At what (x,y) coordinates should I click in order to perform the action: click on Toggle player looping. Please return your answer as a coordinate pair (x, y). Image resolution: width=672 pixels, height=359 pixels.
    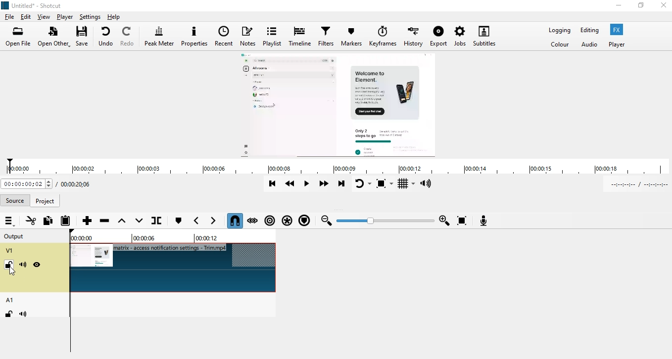
    Looking at the image, I should click on (363, 184).